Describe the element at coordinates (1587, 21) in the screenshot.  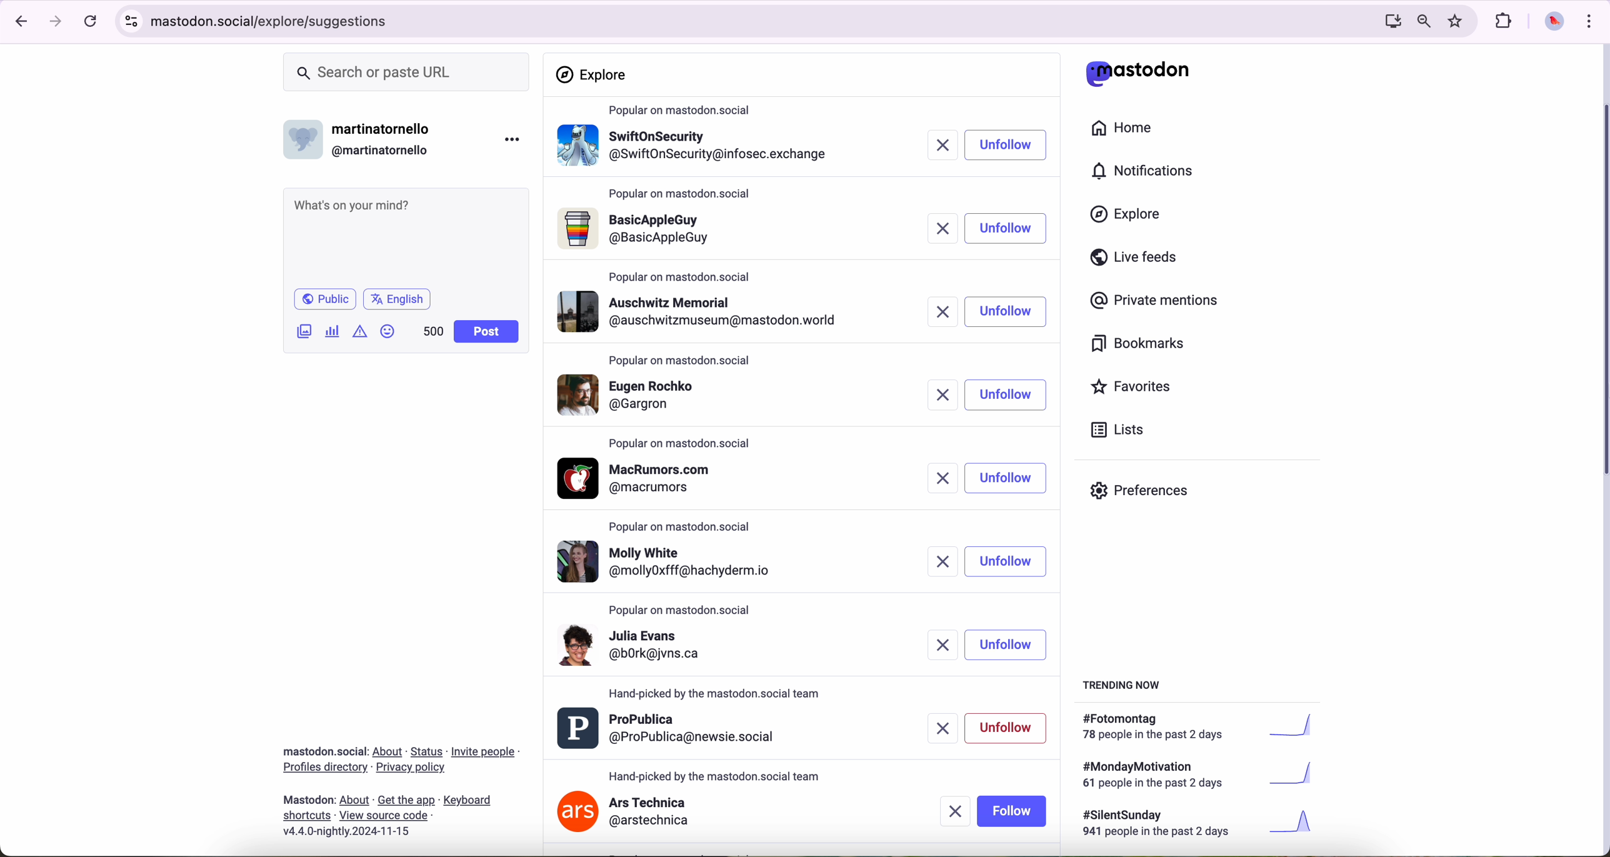
I see `customize and control Google Chrome` at that location.